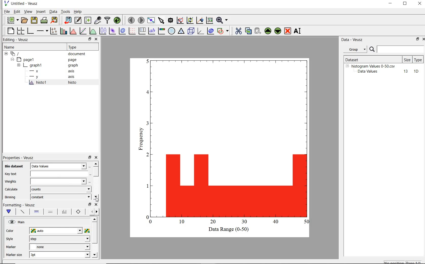 Image resolution: width=425 pixels, height=264 pixels. Describe the element at coordinates (53, 11) in the screenshot. I see `Data` at that location.